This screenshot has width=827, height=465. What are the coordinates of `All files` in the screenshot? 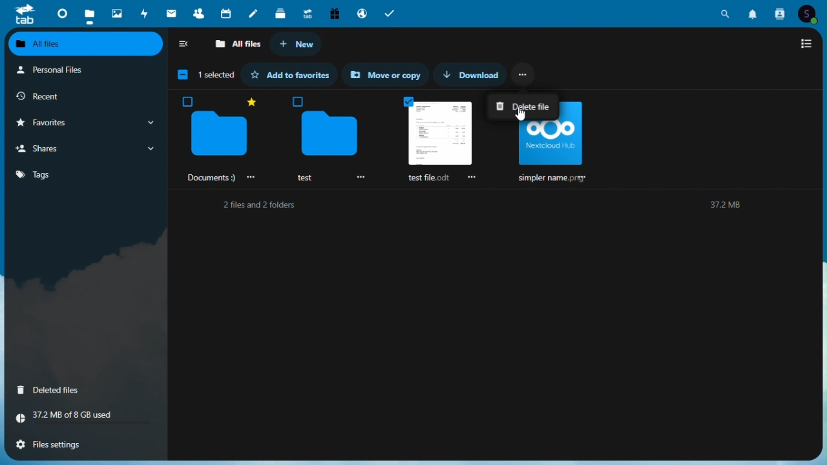 It's located at (85, 44).